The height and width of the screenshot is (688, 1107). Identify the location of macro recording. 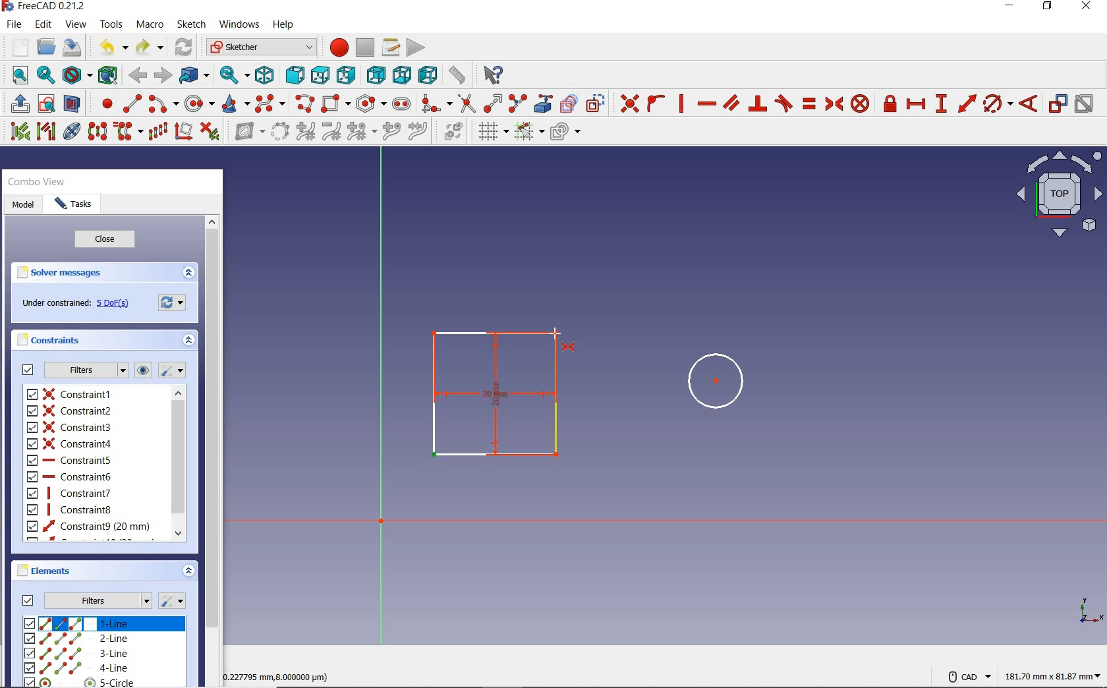
(337, 46).